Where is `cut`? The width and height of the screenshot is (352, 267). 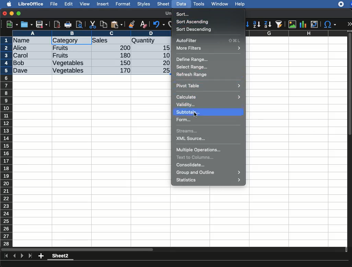
cut is located at coordinates (93, 24).